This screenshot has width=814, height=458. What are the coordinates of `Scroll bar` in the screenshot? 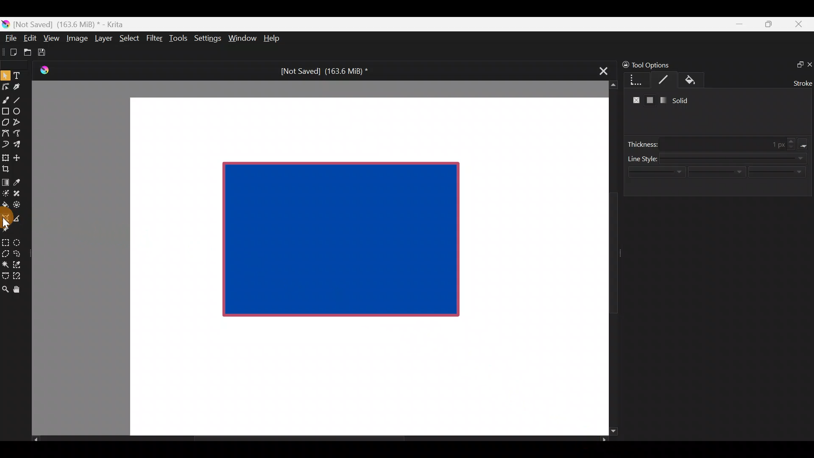 It's located at (320, 439).